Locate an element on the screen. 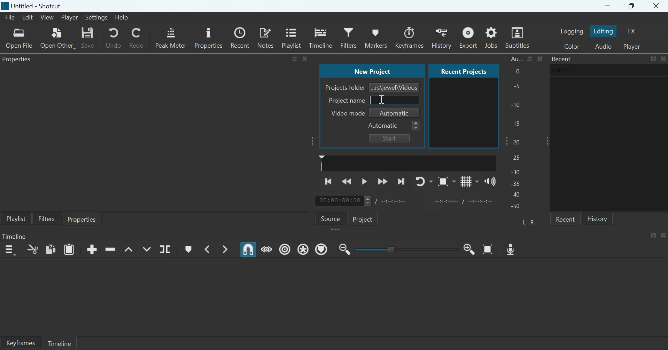  New Project is located at coordinates (373, 70).